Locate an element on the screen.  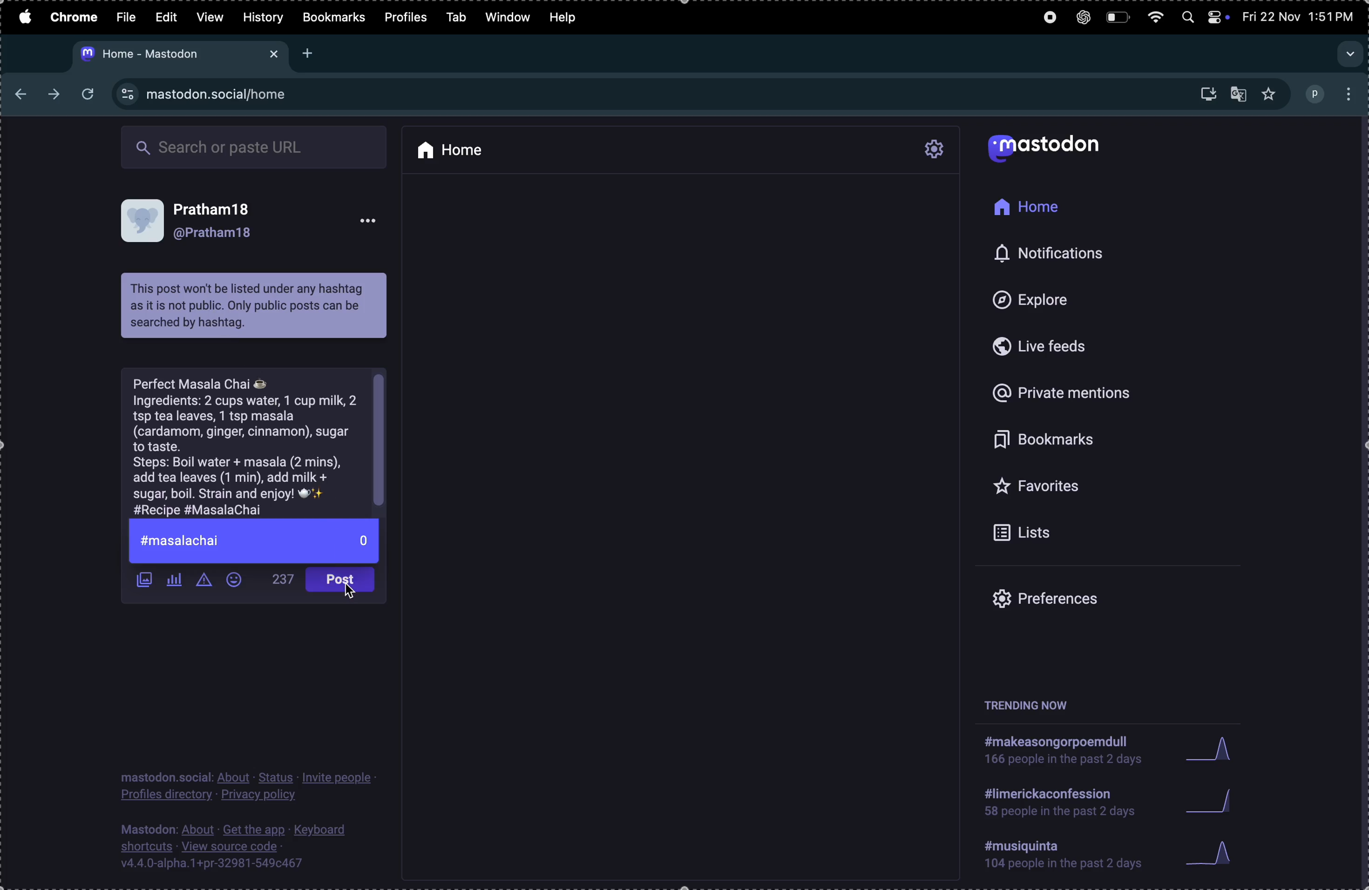
notifications is located at coordinates (1072, 252).